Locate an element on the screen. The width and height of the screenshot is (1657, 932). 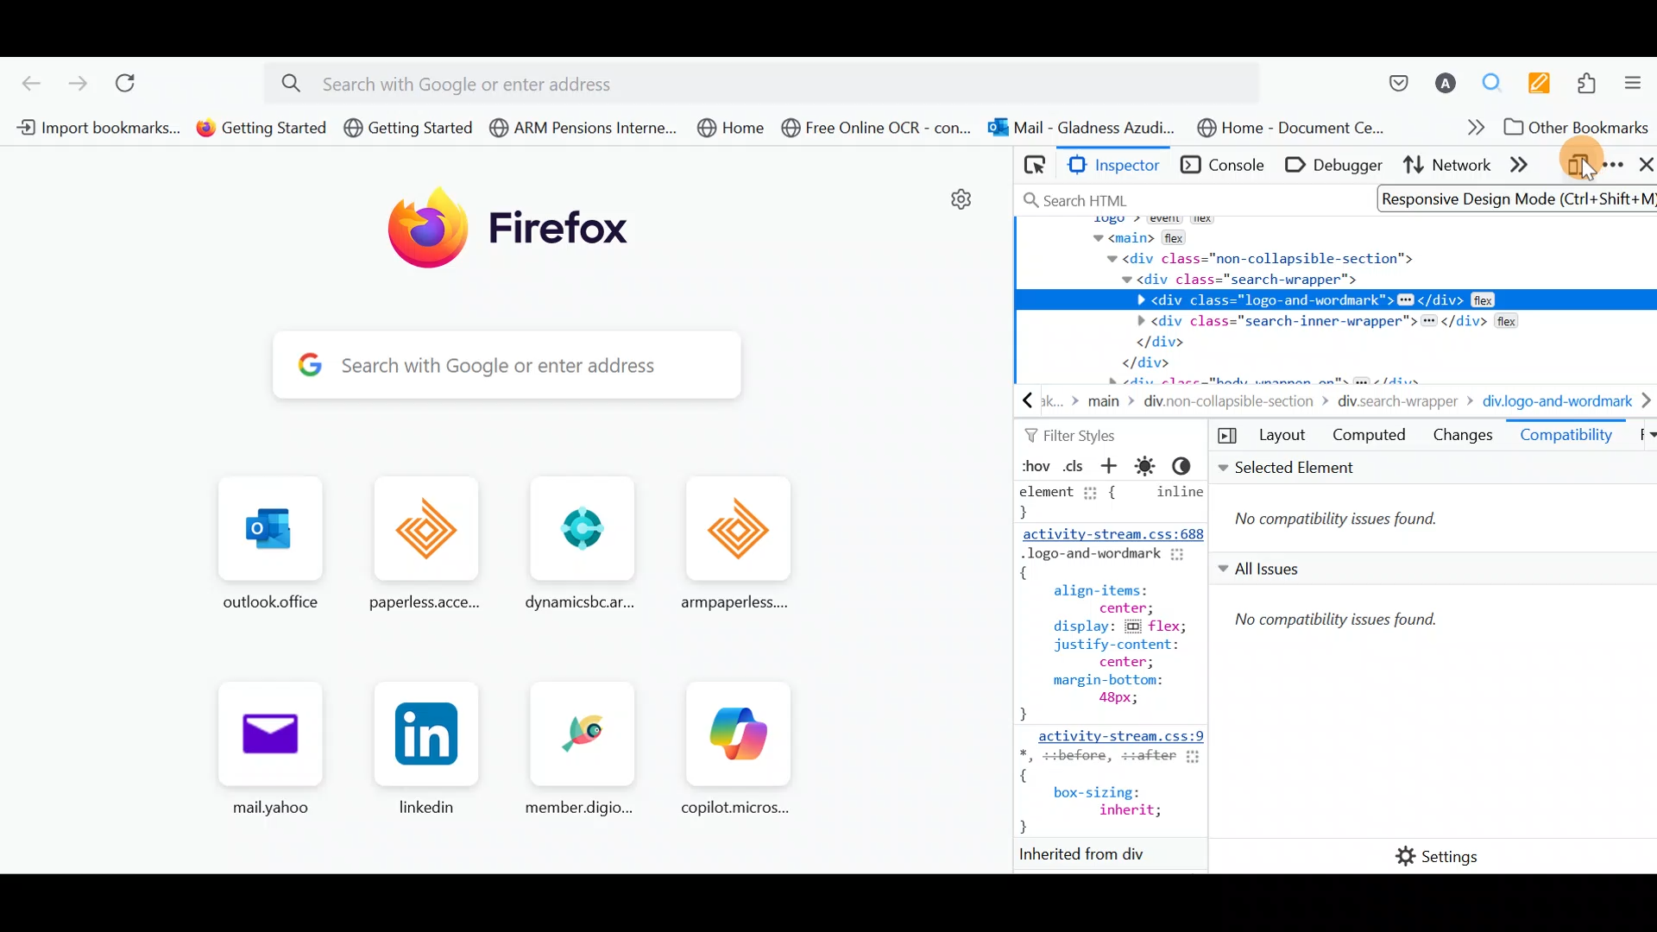
Computed is located at coordinates (1370, 438).